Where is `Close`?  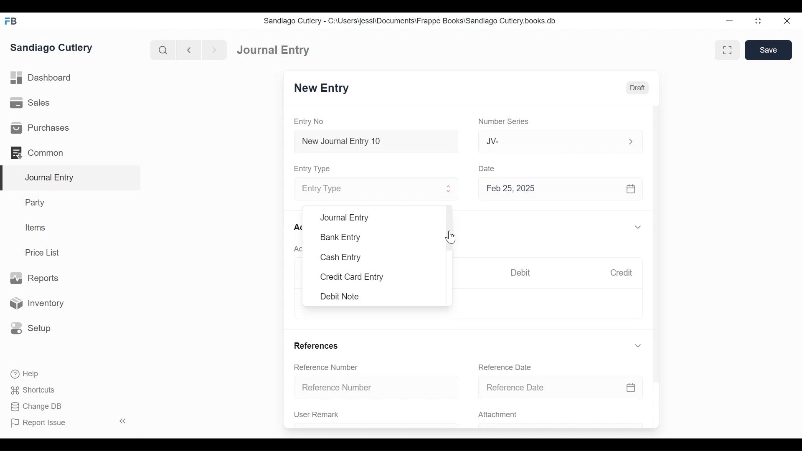
Close is located at coordinates (786, 21).